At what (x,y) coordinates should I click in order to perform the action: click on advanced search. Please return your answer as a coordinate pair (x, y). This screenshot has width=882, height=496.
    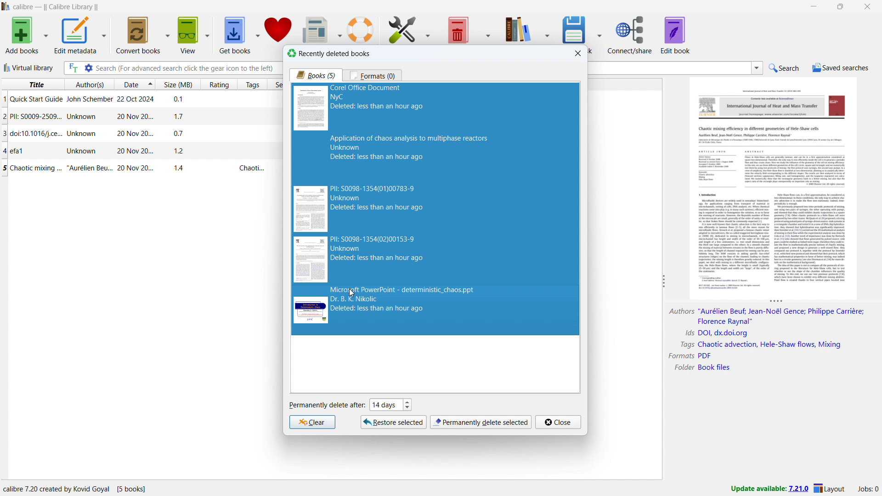
    Looking at the image, I should click on (88, 68).